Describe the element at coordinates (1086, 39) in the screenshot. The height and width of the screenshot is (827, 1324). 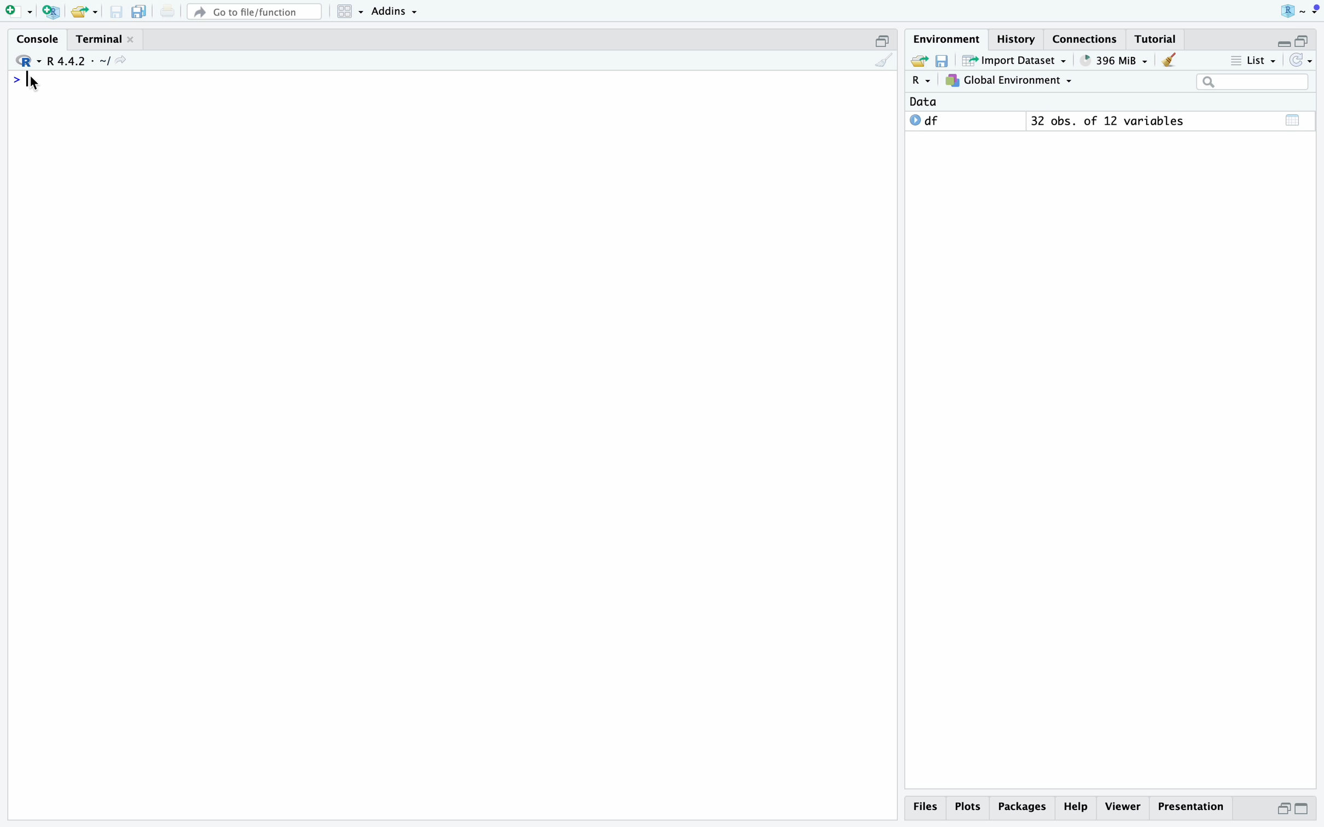
I see `connections` at that location.